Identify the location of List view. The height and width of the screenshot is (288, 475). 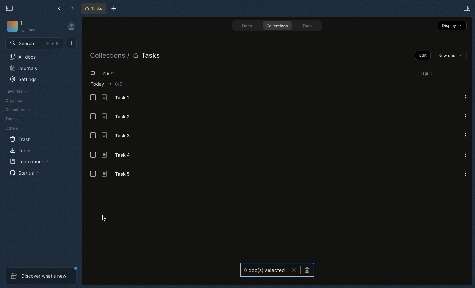
(93, 174).